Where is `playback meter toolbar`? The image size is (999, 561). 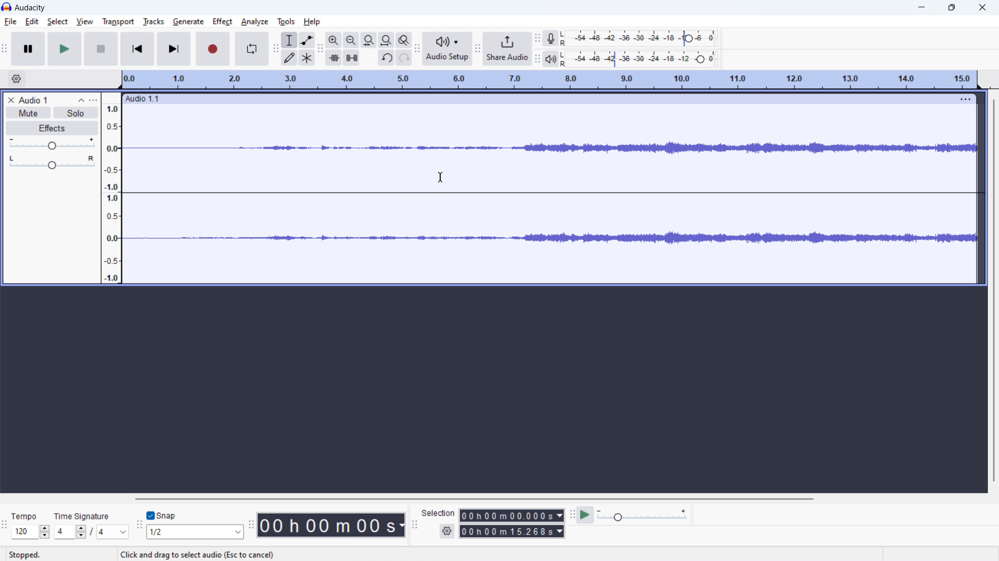 playback meter toolbar is located at coordinates (537, 58).